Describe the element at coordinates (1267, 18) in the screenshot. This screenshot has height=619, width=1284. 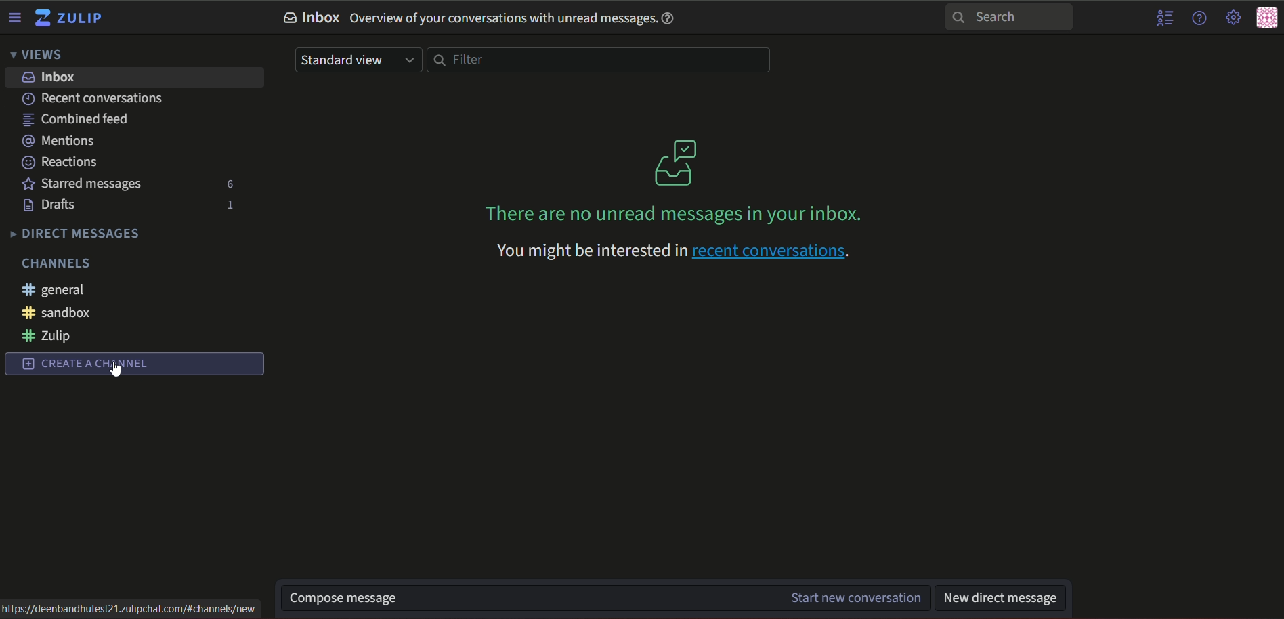
I see `icon` at that location.